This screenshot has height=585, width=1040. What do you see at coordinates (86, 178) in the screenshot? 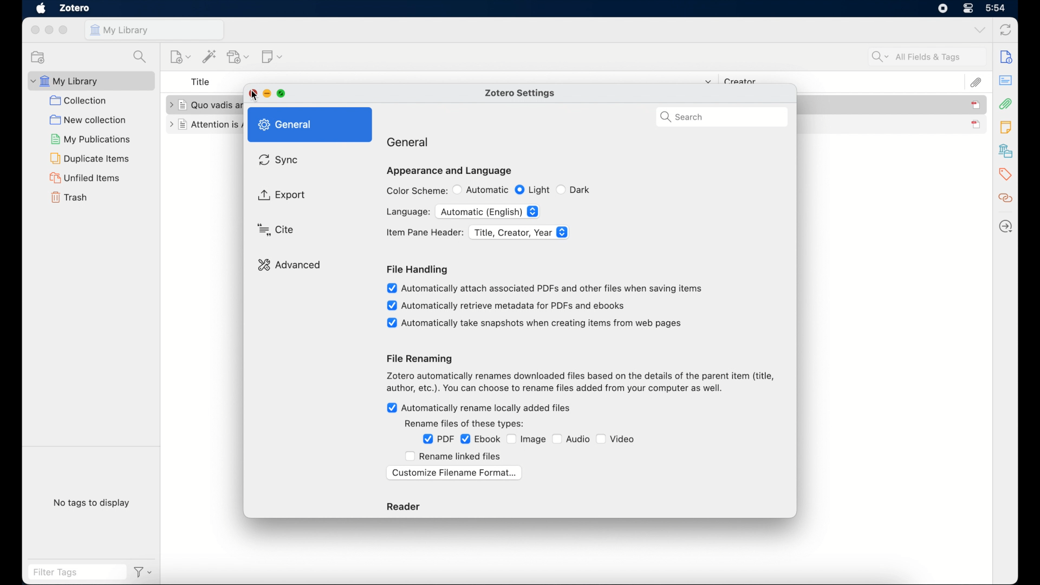
I see `unified items` at bounding box center [86, 178].